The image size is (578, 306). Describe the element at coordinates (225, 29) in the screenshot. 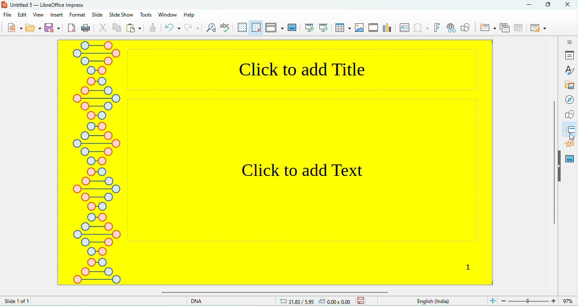

I see `spelling` at that location.